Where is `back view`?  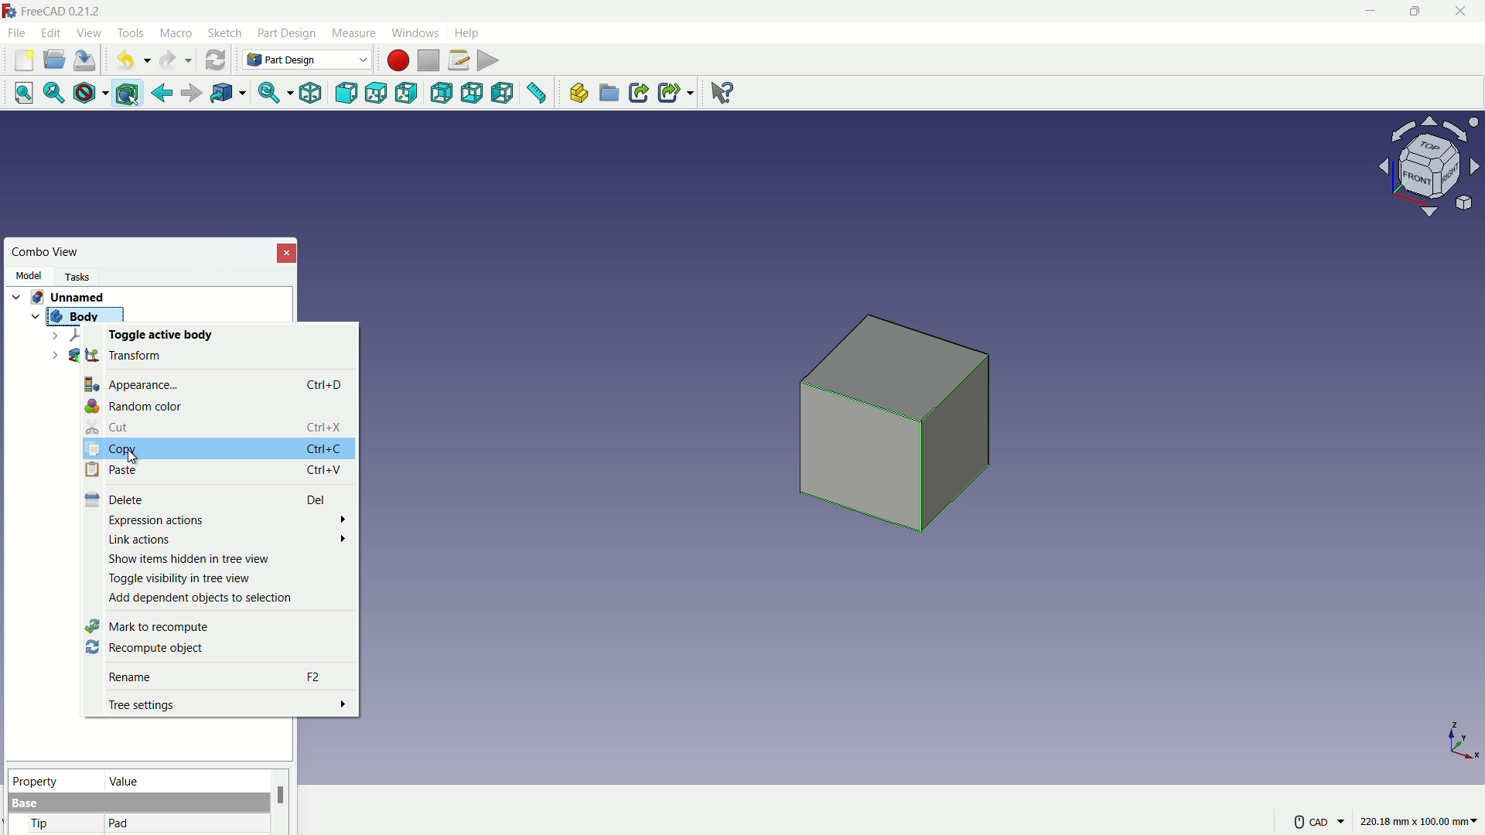
back view is located at coordinates (443, 94).